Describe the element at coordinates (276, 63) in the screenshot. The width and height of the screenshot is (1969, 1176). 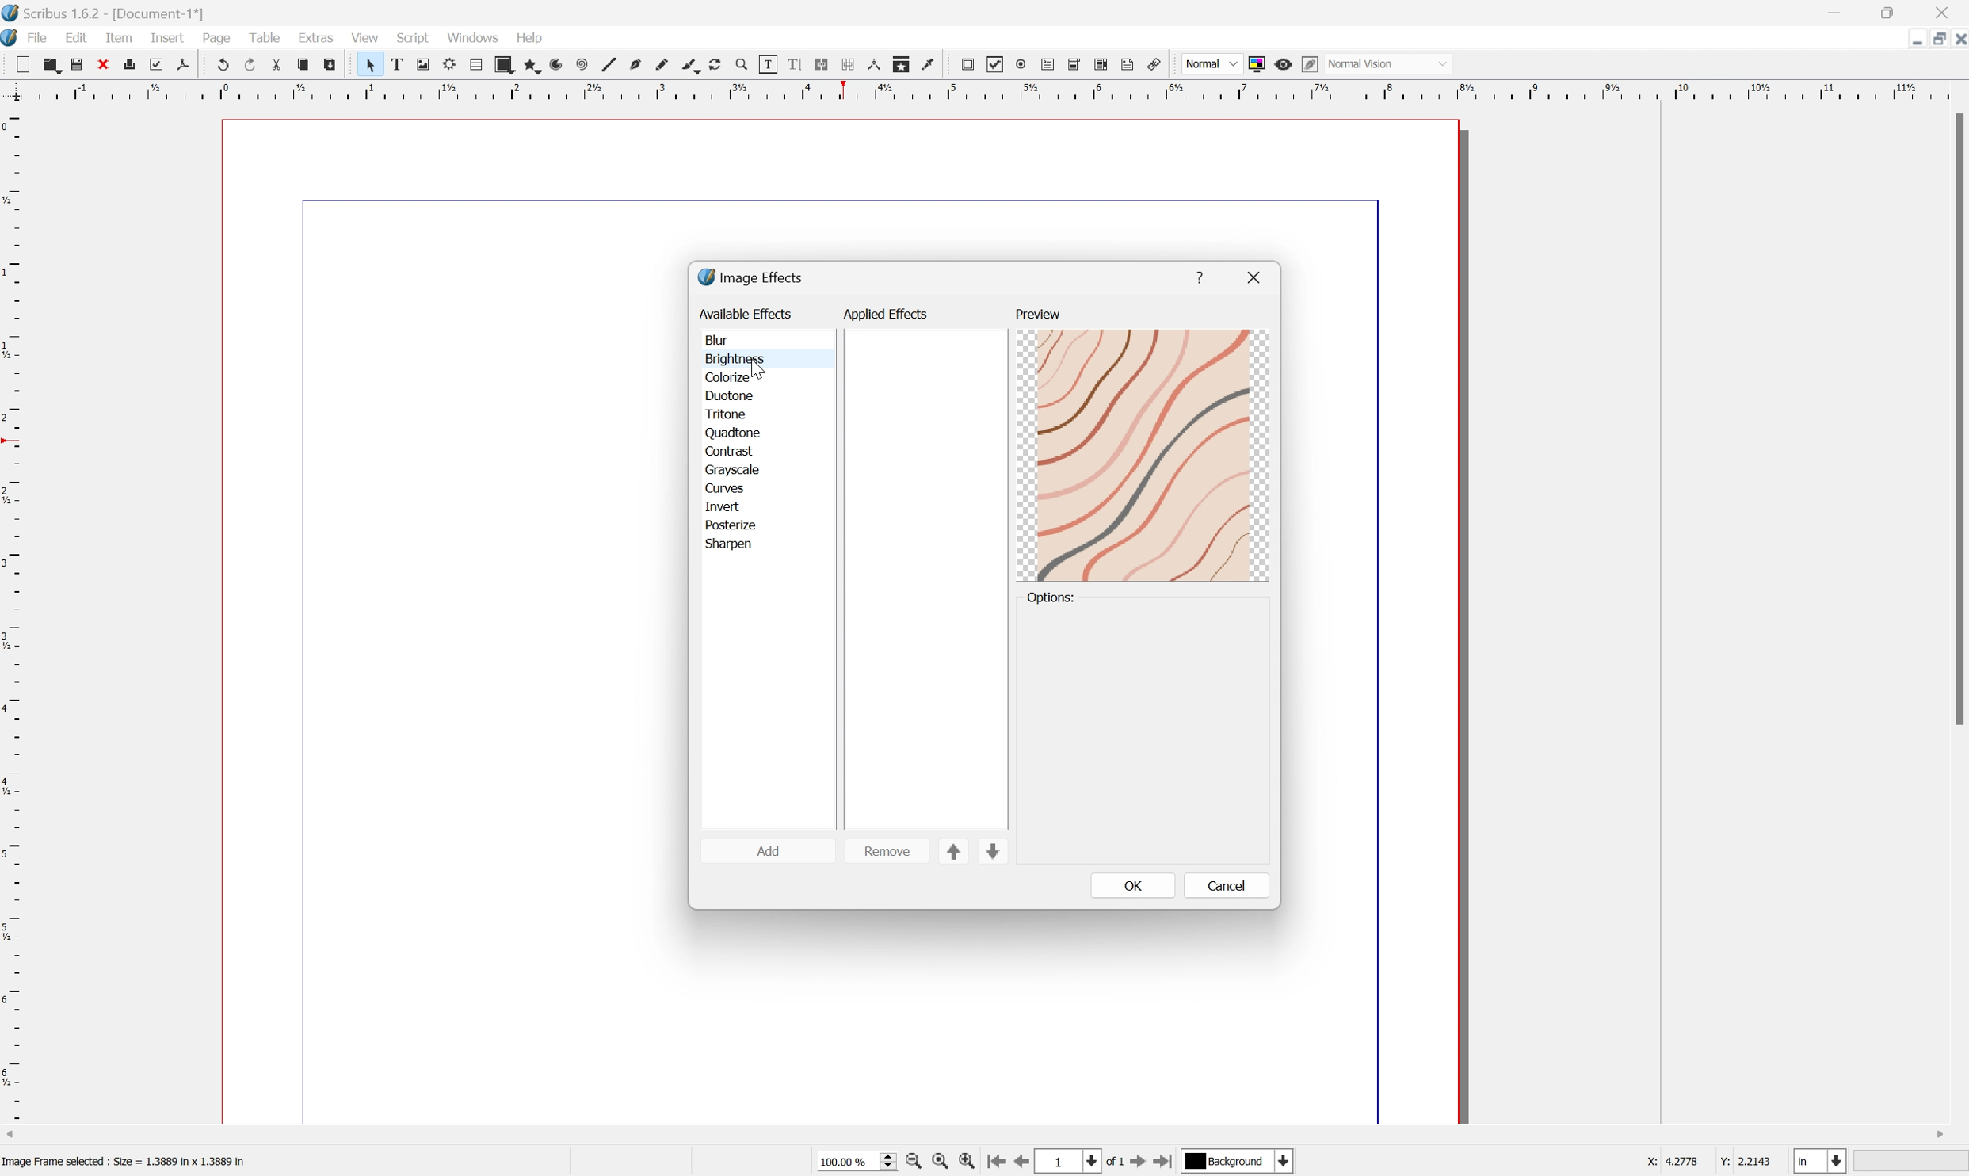
I see `Cut` at that location.